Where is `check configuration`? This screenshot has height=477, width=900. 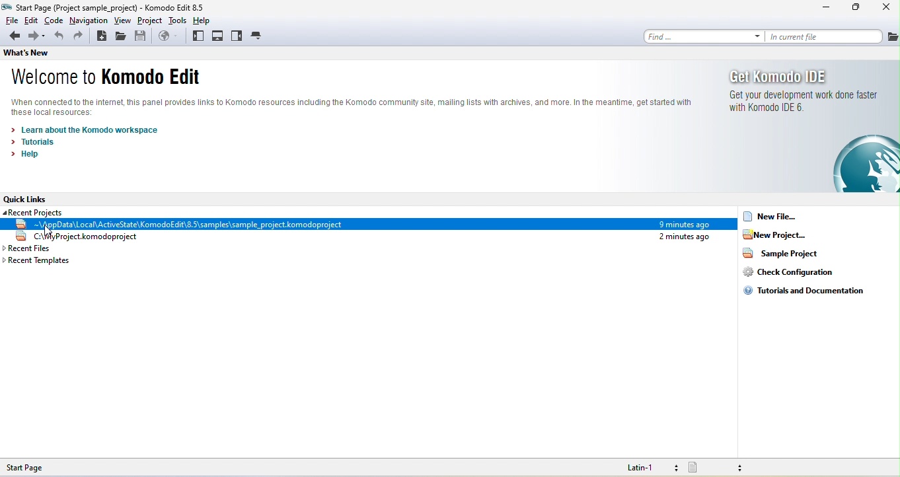
check configuration is located at coordinates (798, 275).